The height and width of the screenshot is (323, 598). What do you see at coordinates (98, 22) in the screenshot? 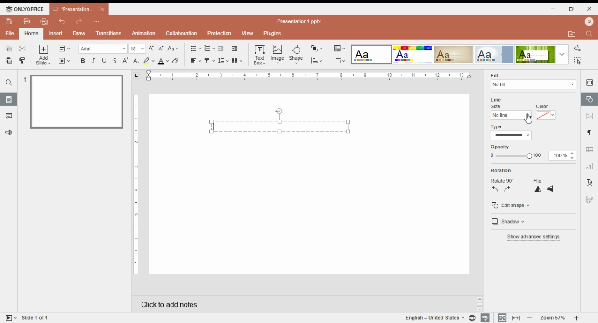
I see `customize quick access` at bounding box center [98, 22].